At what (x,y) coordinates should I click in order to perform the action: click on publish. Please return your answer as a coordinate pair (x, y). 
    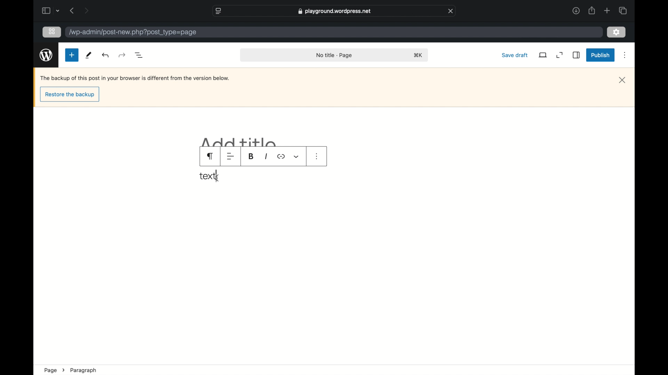
    Looking at the image, I should click on (601, 56).